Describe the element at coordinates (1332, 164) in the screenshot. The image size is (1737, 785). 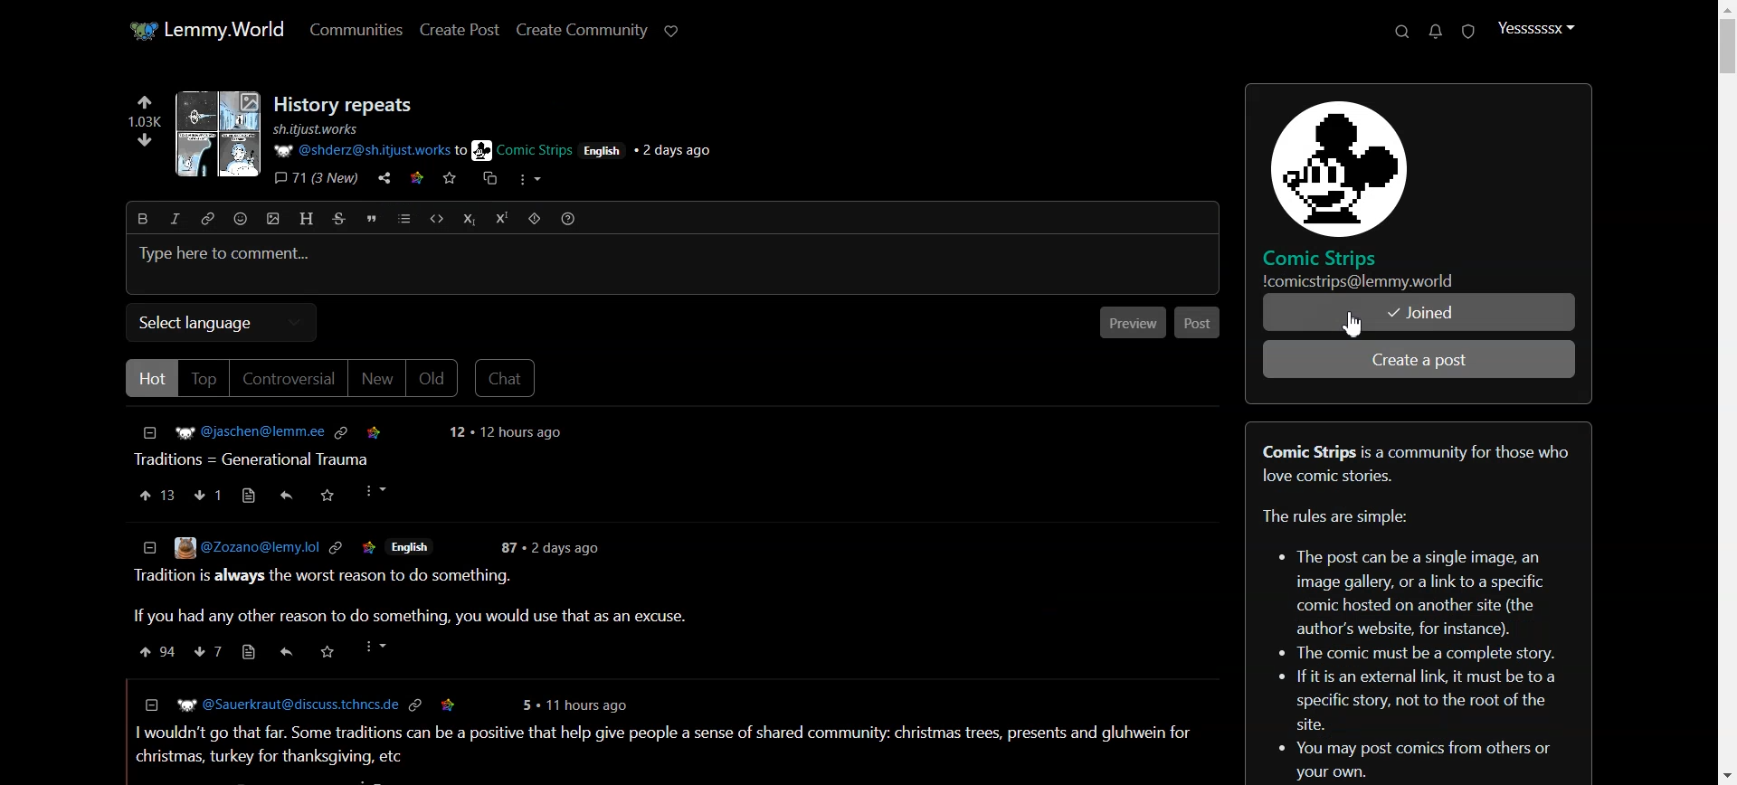
I see `Community logo` at that location.